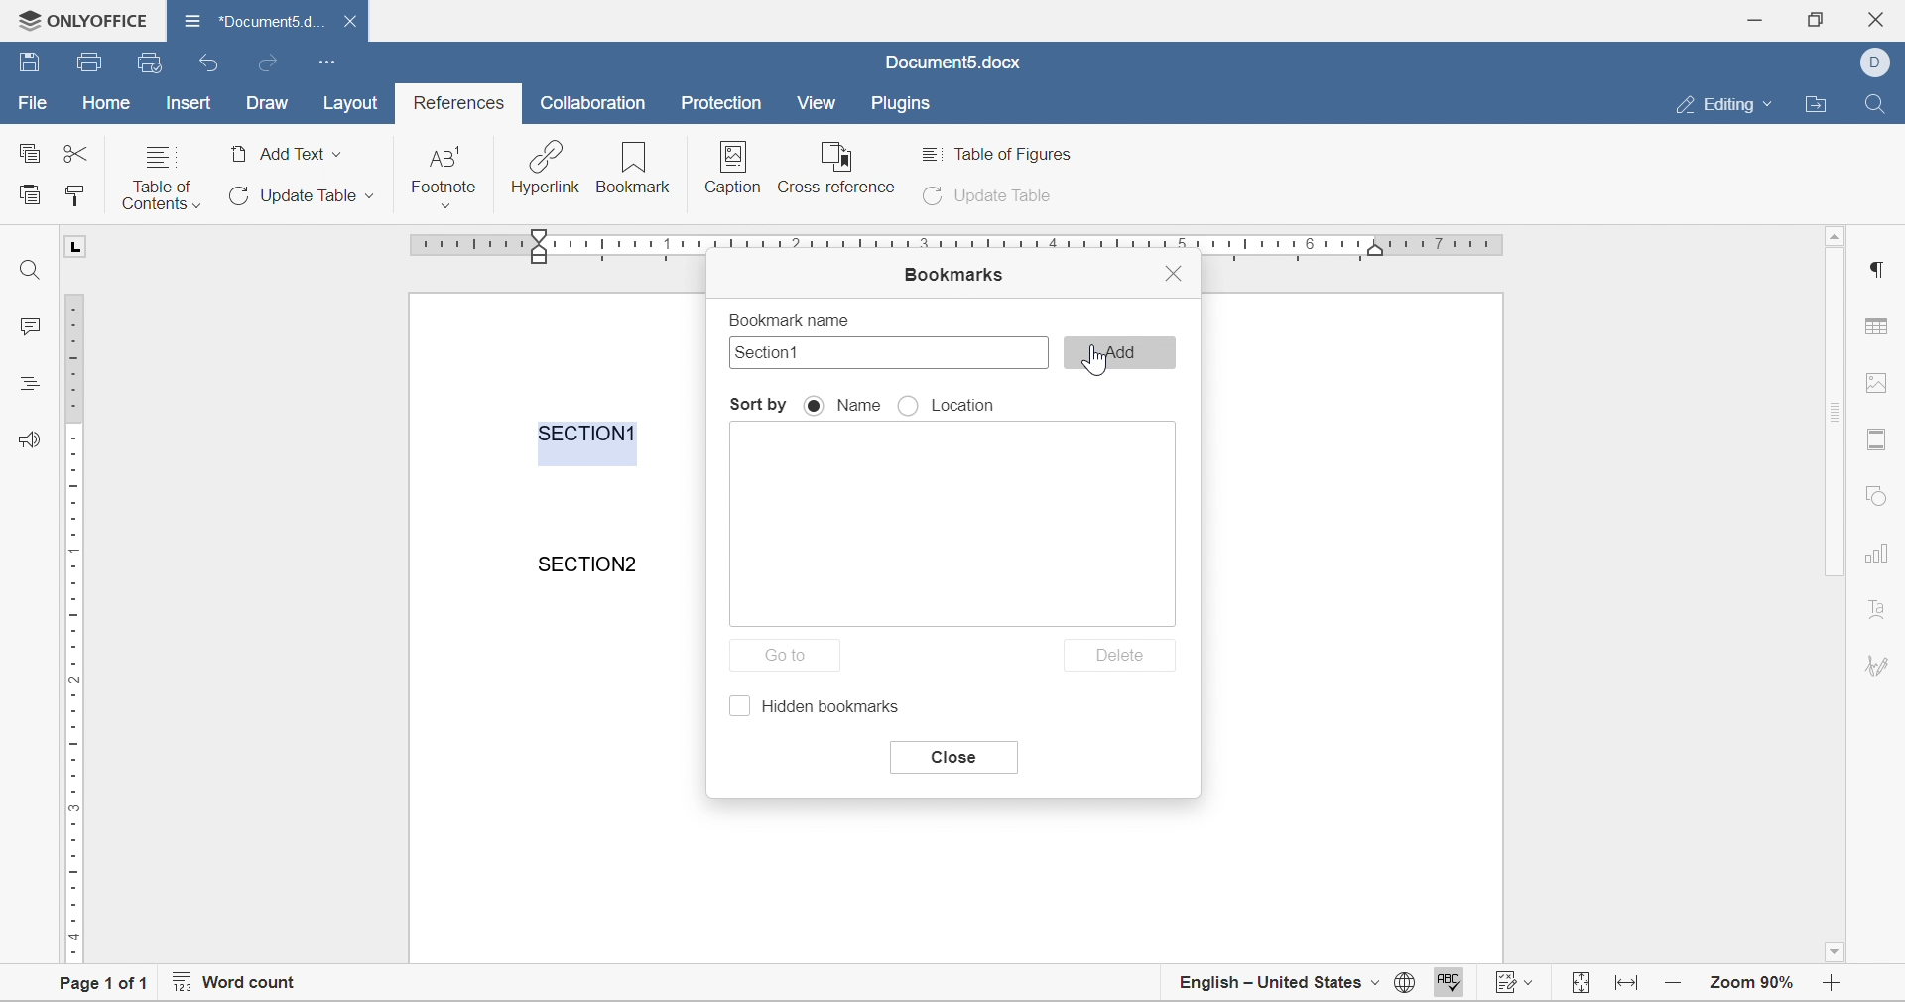 This screenshot has width=1905, height=1002. I want to click on protection, so click(721, 102).